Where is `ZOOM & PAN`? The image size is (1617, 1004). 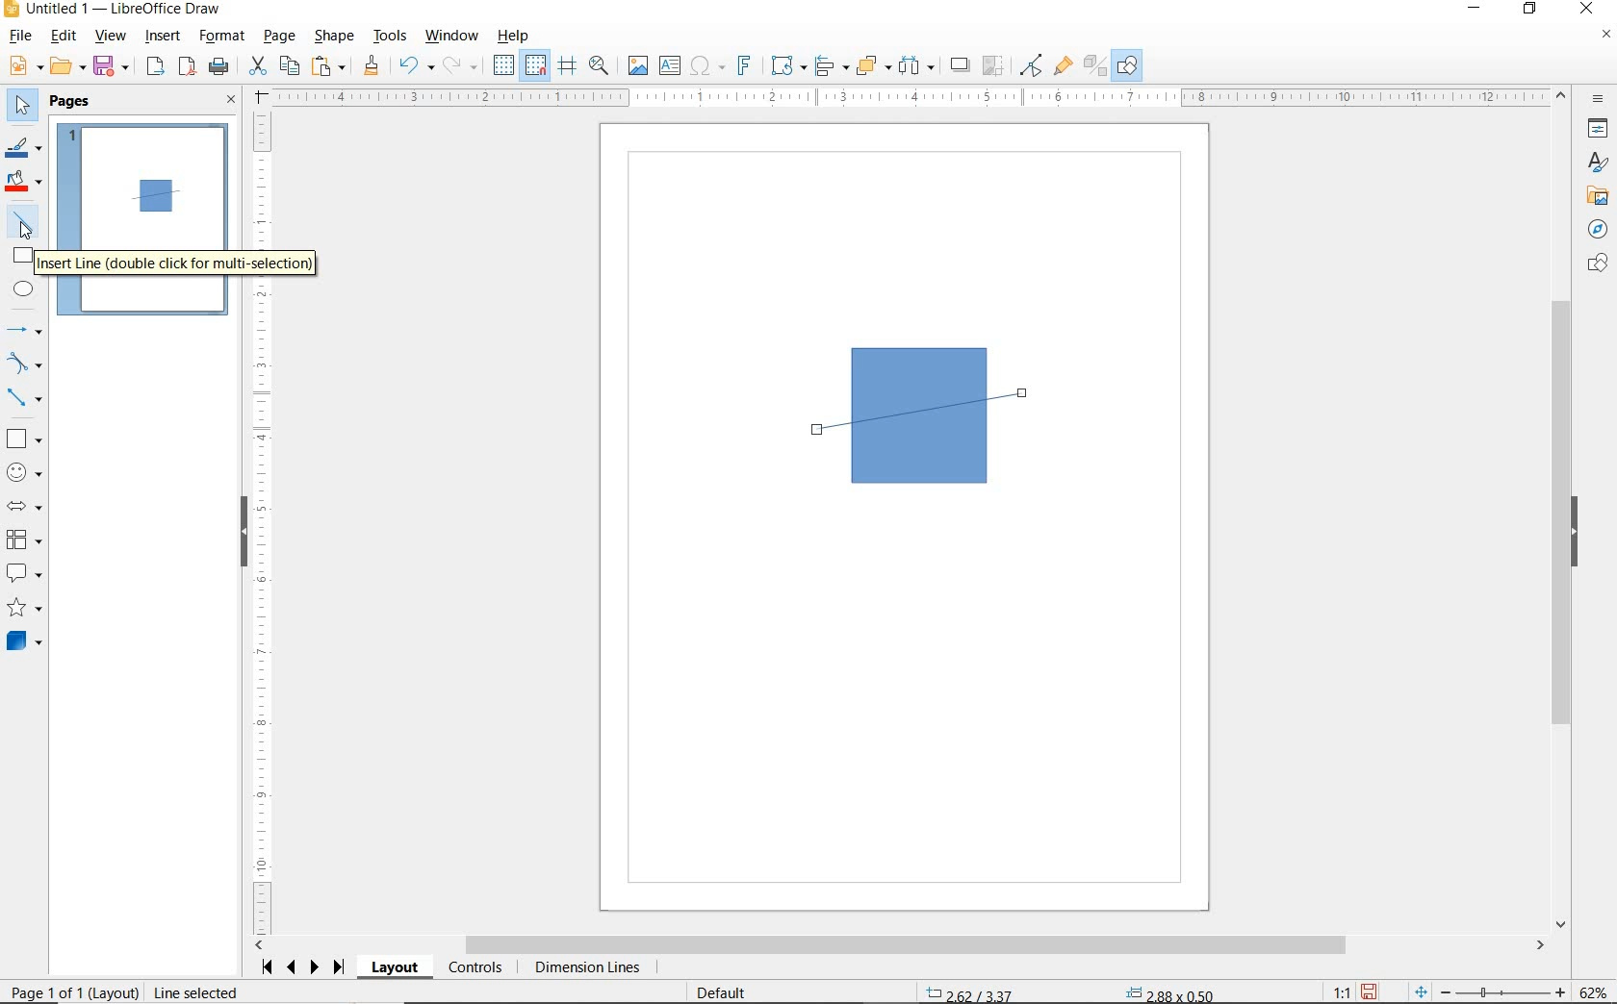
ZOOM & PAN is located at coordinates (600, 65).